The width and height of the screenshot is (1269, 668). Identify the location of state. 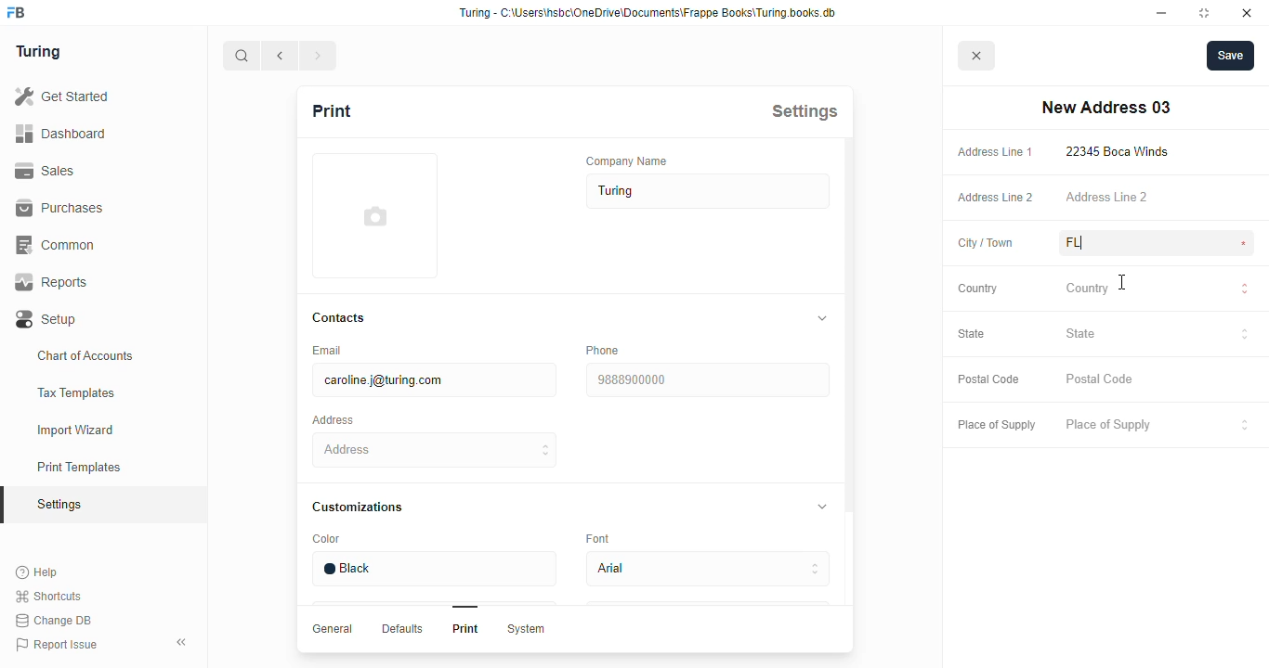
(972, 333).